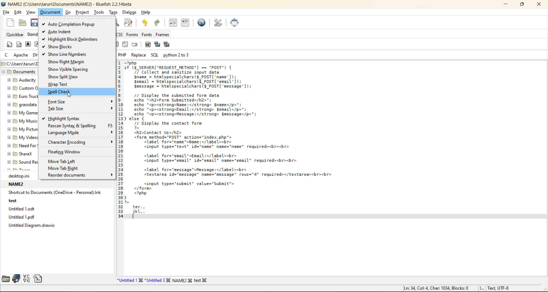 This screenshot has width=548, height=292. Describe the element at coordinates (157, 44) in the screenshot. I see `insert thumbnail` at that location.